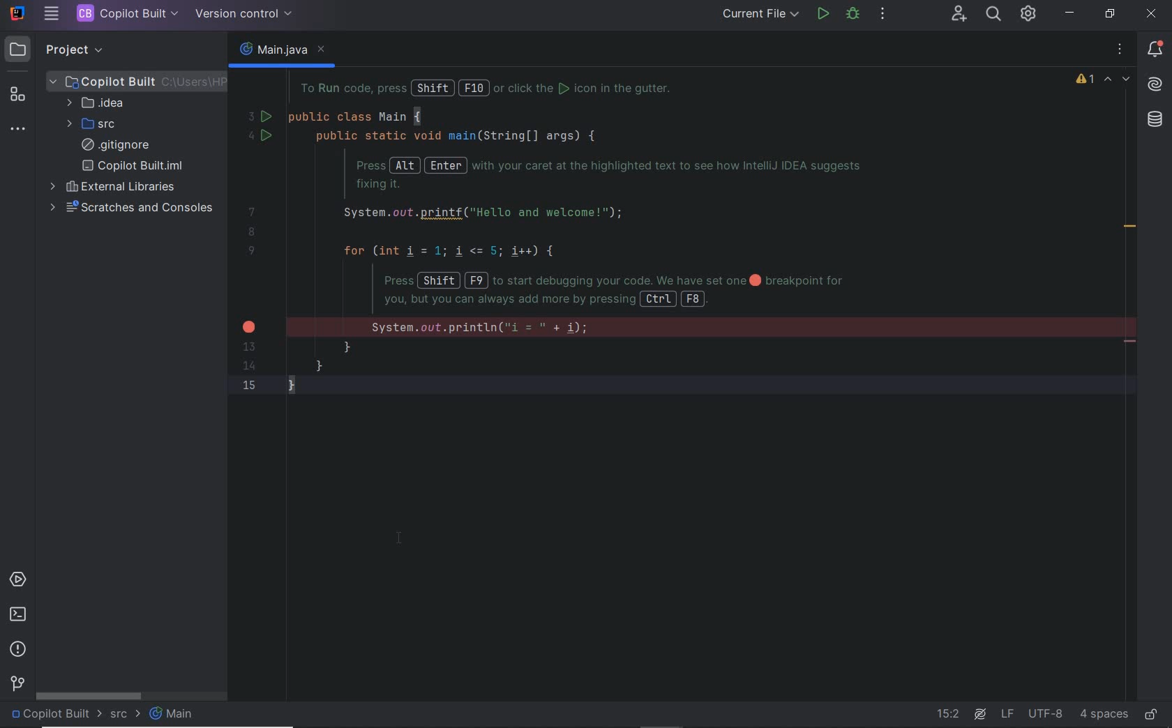  I want to click on 3, so click(252, 115).